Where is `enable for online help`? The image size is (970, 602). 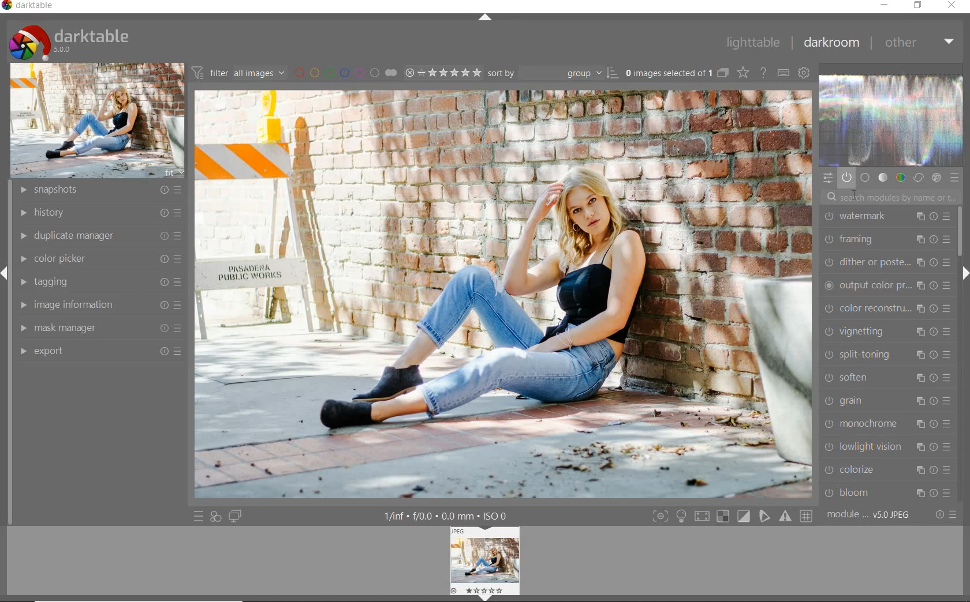 enable for online help is located at coordinates (764, 74).